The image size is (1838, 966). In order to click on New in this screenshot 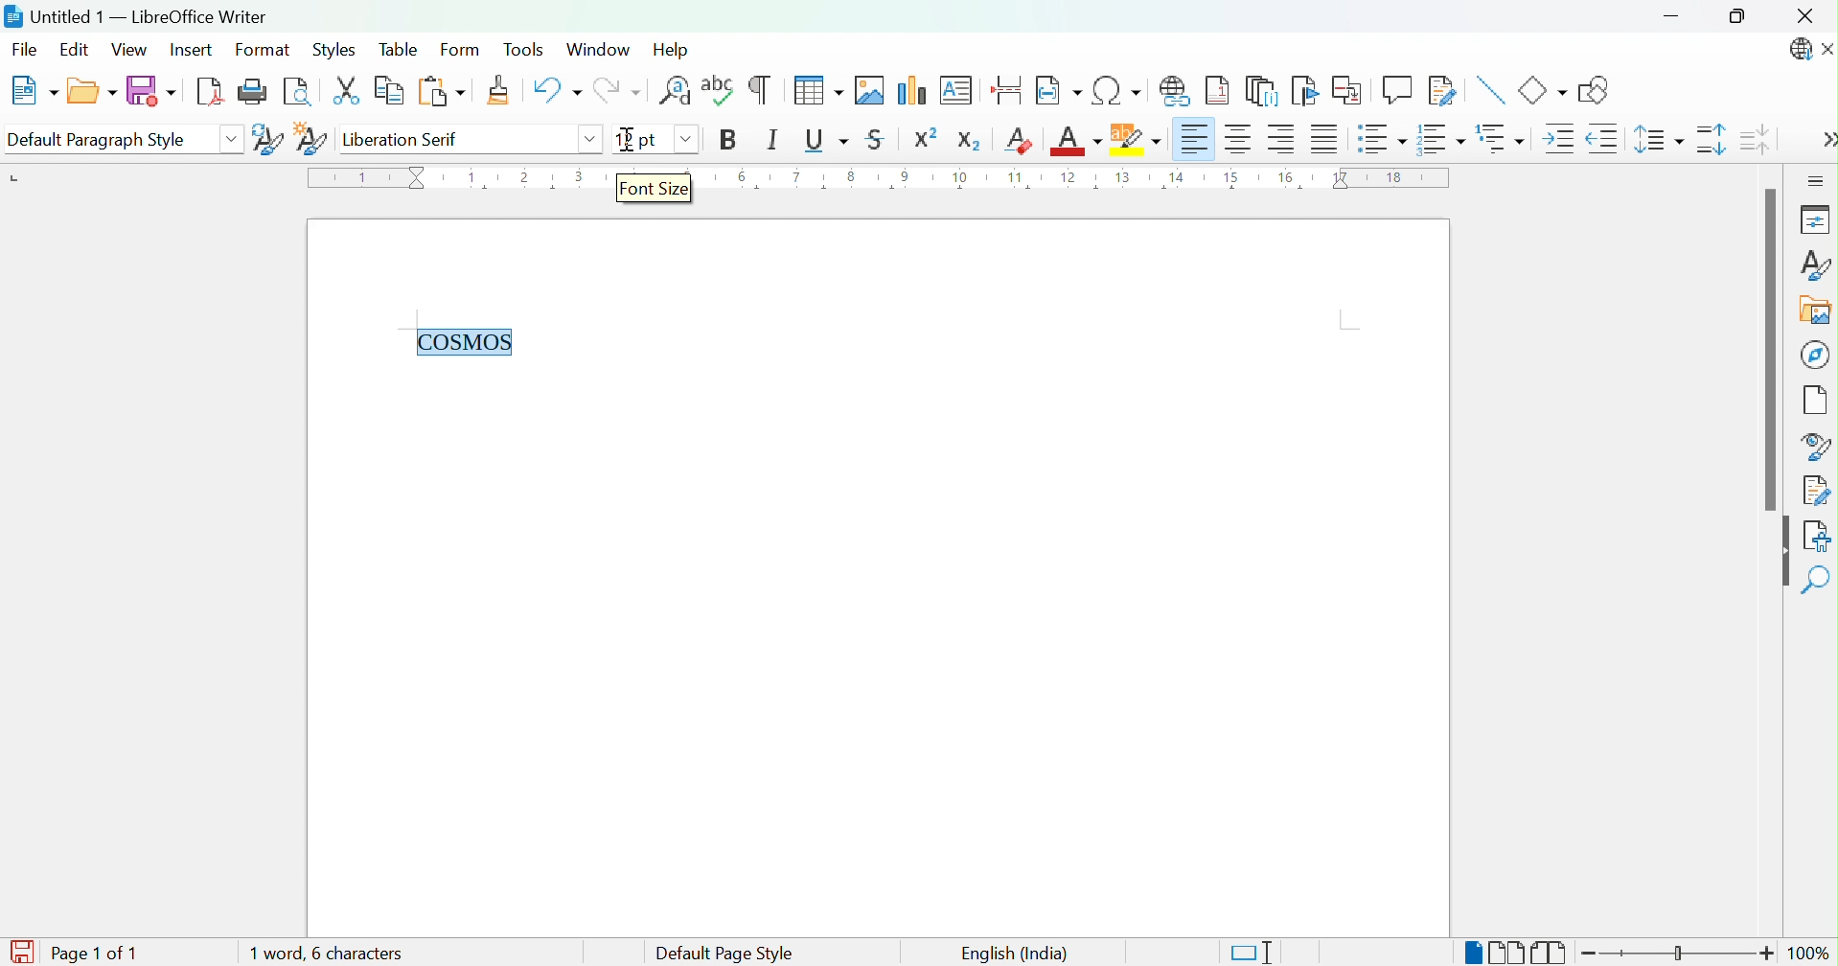, I will do `click(34, 91)`.